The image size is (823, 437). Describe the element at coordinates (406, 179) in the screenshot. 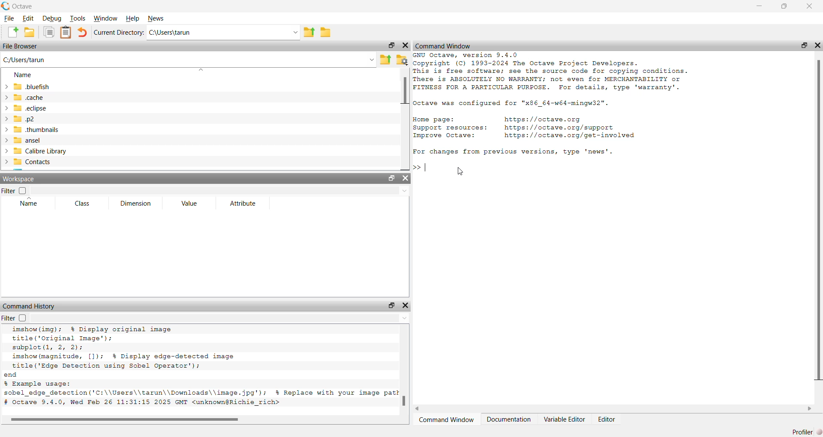

I see `close` at that location.